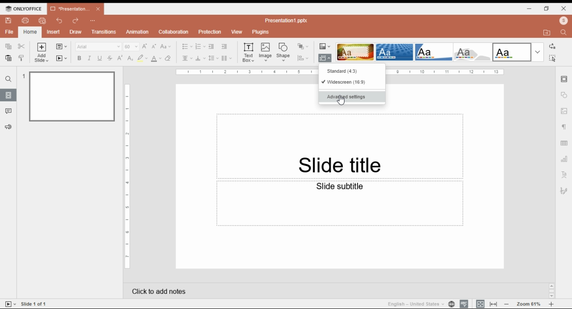 This screenshot has height=309, width=572. Describe the element at coordinates (352, 83) in the screenshot. I see `widescreen (16:9)` at that location.